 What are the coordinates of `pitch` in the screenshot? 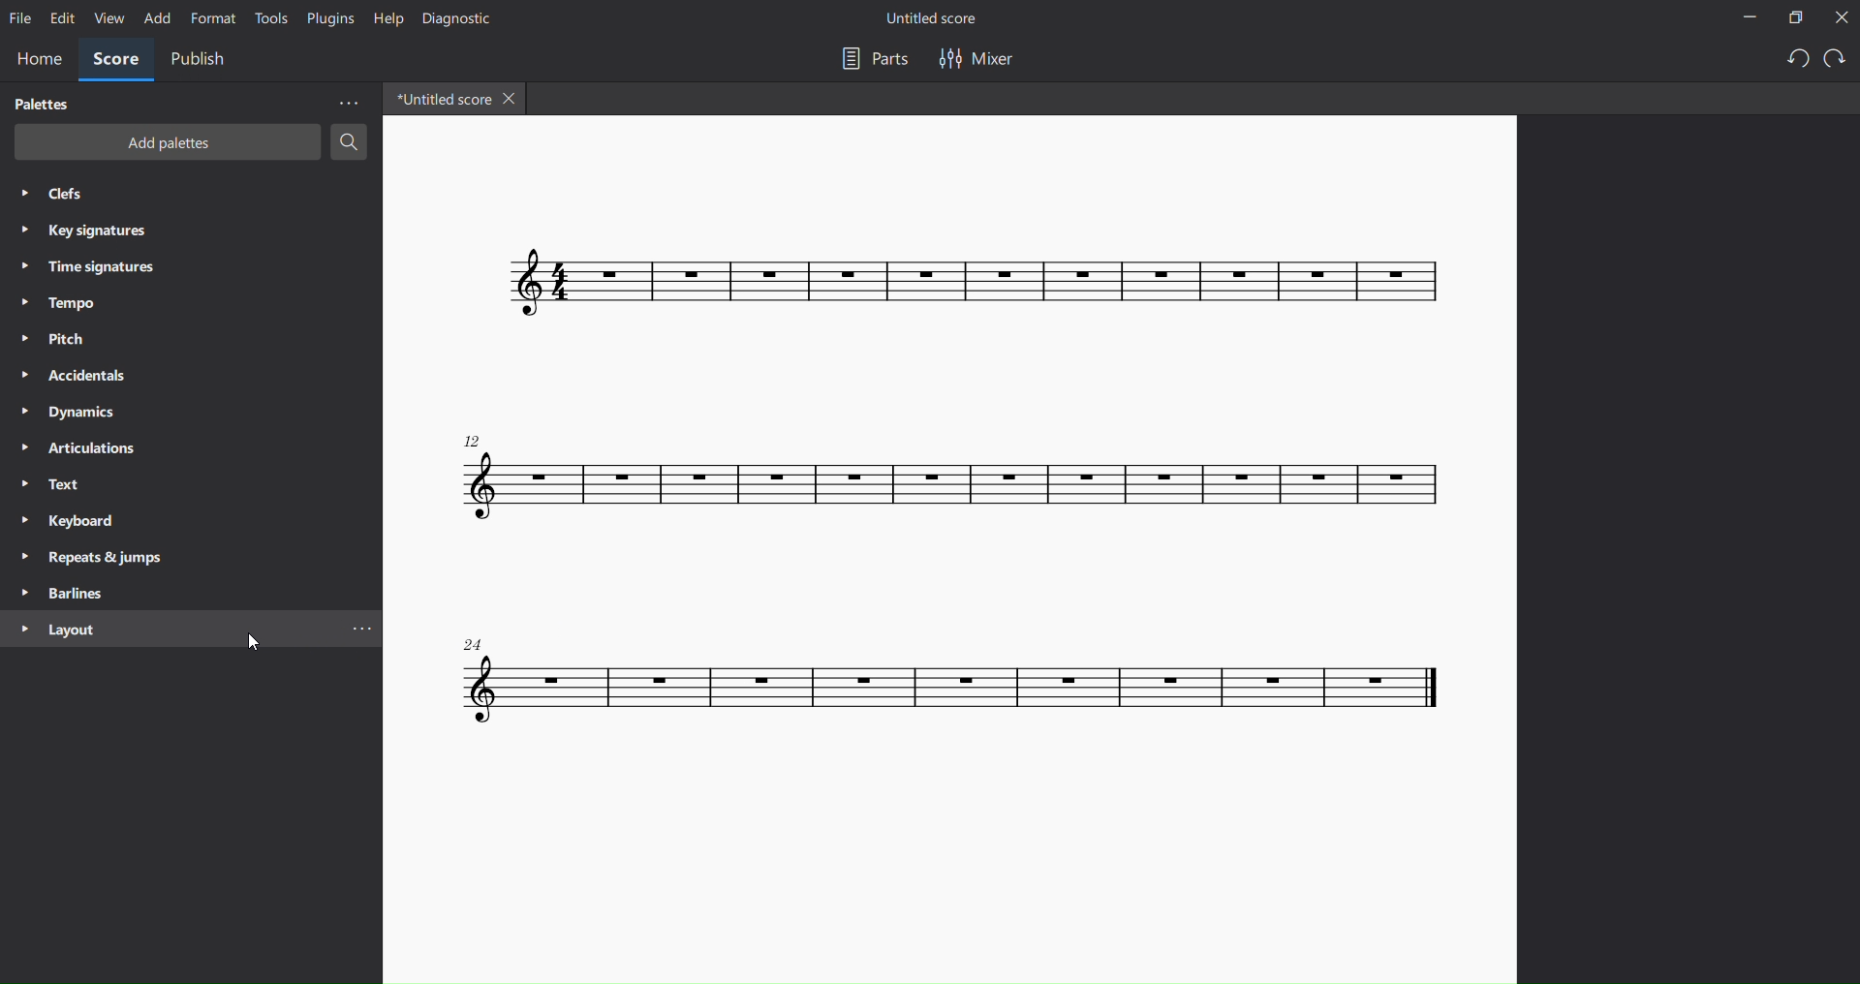 It's located at (61, 340).